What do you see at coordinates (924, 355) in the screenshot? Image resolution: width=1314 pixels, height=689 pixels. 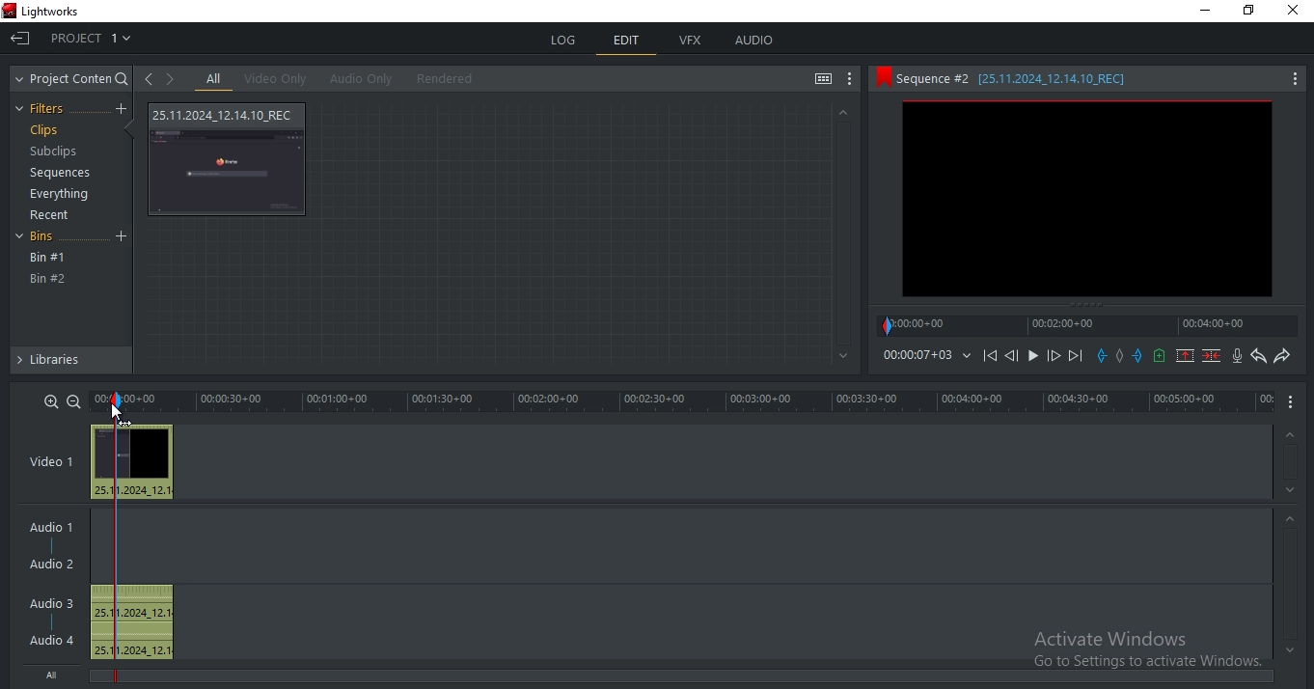 I see `time` at bounding box center [924, 355].